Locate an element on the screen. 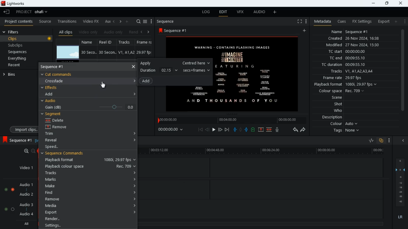  modified is located at coordinates (357, 45).